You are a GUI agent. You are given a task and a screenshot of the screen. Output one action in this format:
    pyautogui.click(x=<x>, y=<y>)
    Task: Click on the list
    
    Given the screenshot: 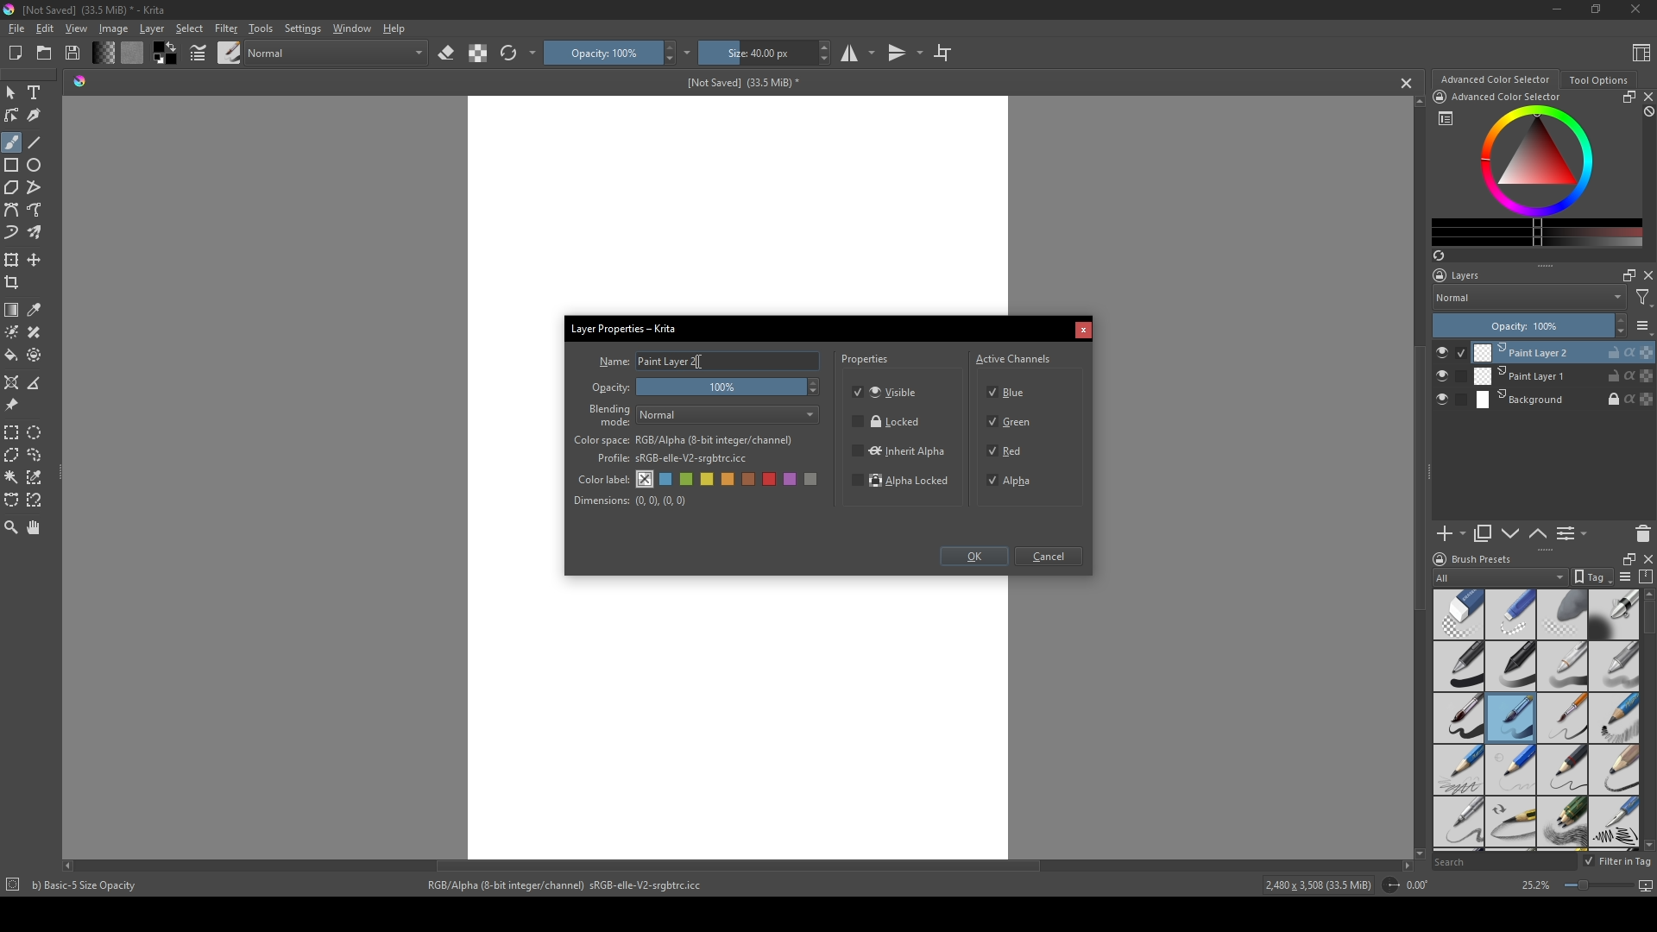 What is the action you would take?
    pyautogui.click(x=1643, y=325)
    